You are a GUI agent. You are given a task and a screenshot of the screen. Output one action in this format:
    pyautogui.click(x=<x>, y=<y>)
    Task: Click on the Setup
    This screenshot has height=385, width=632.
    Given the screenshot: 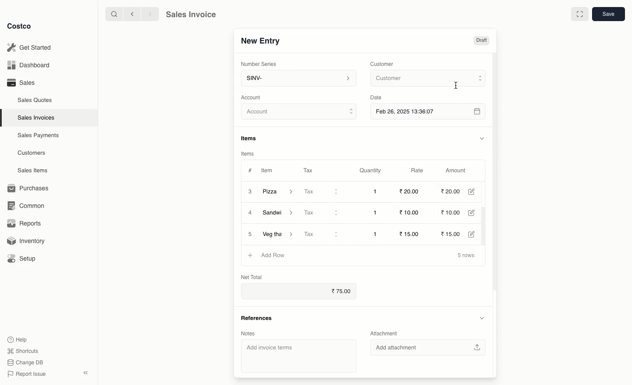 What is the action you would take?
    pyautogui.click(x=25, y=258)
    